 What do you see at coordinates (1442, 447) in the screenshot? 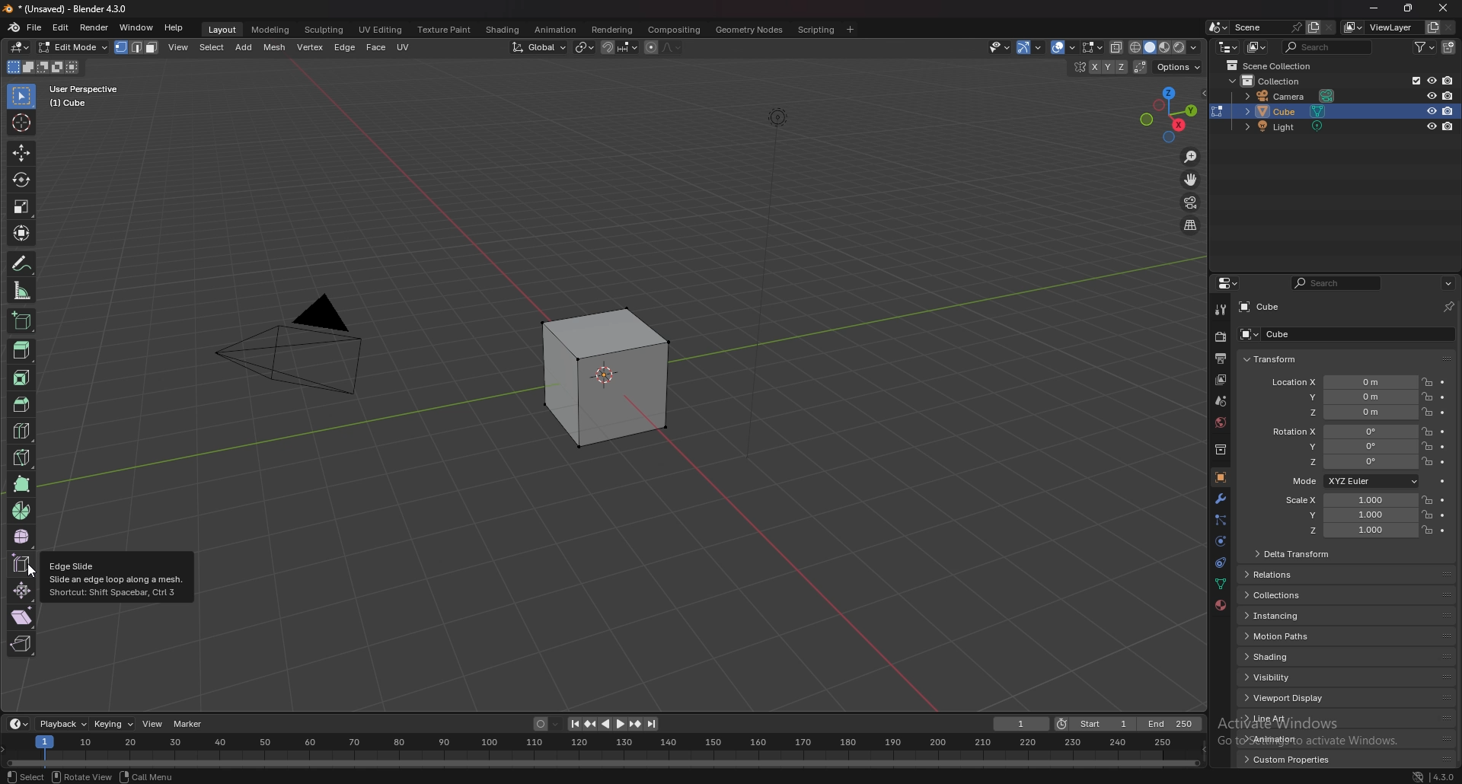
I see `animate property` at bounding box center [1442, 447].